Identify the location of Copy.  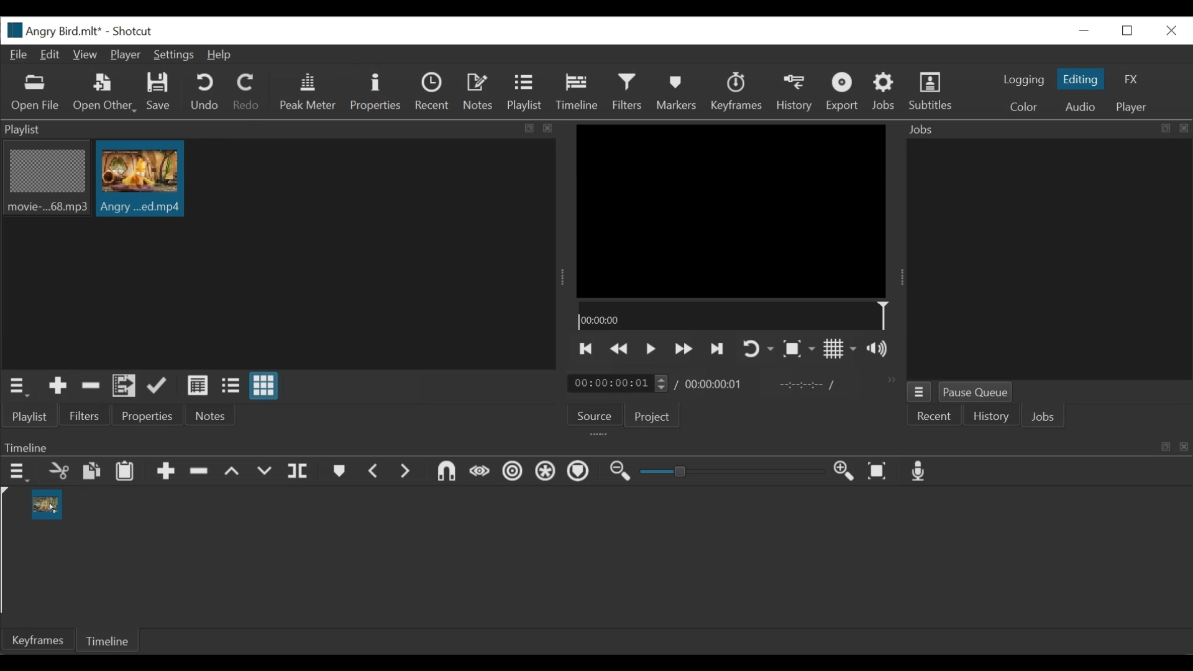
(93, 473).